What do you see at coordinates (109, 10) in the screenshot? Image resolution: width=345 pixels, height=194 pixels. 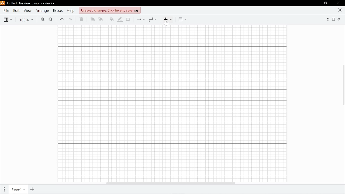 I see `unsaved changes. click here to save` at bounding box center [109, 10].